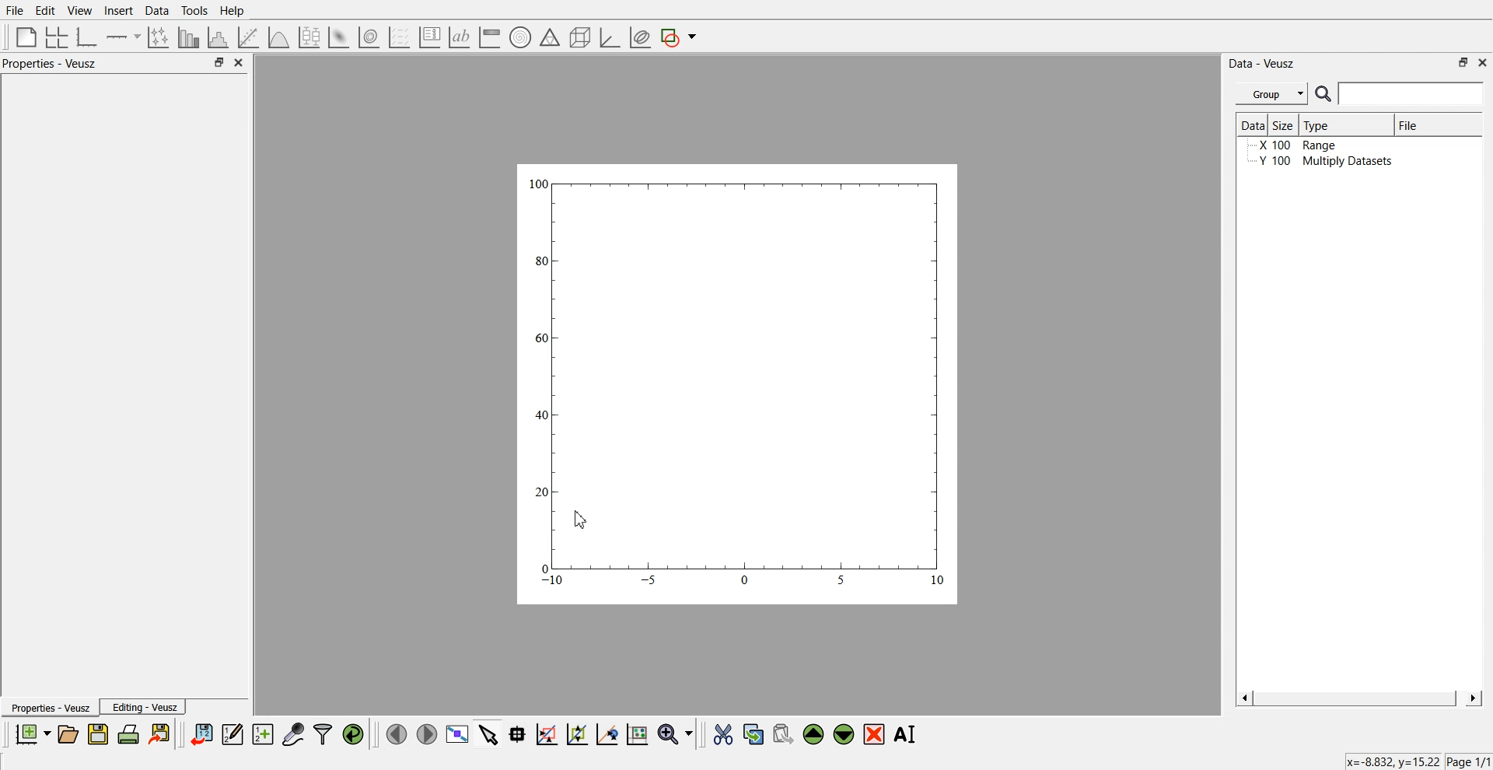 This screenshot has width=1493, height=770. I want to click on export, so click(161, 733).